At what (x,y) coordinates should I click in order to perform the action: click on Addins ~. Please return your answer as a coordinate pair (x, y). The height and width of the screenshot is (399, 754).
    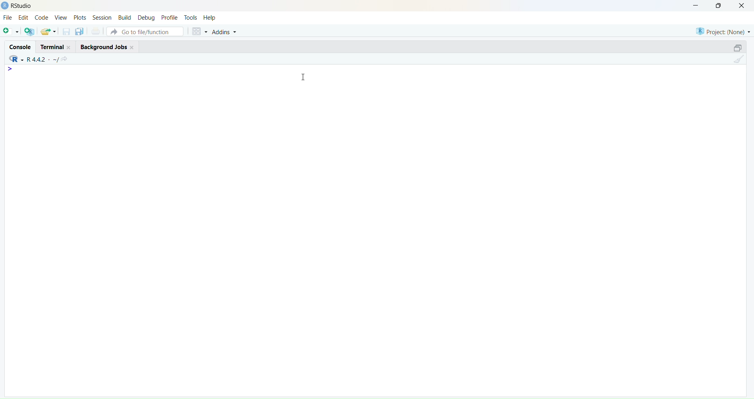
    Looking at the image, I should click on (225, 32).